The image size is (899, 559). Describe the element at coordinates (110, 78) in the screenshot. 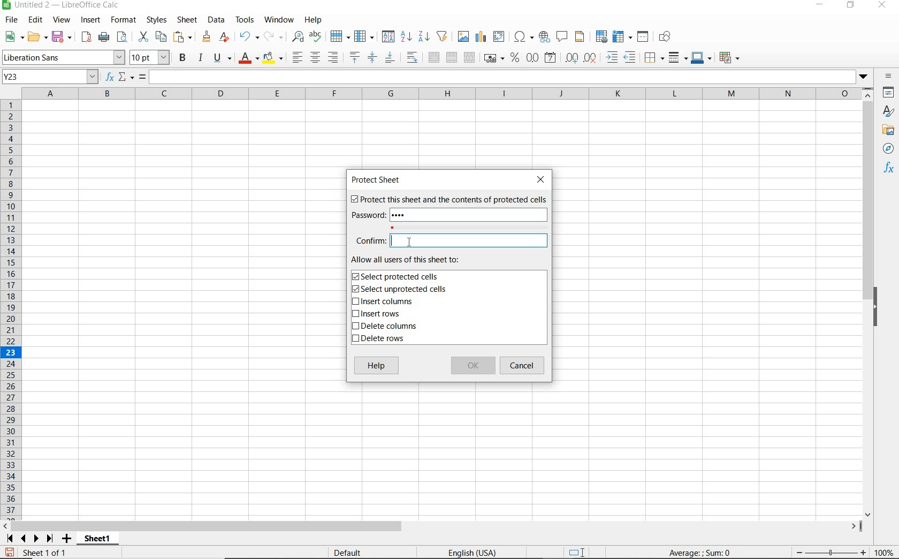

I see `FUNCTION WIZARD` at that location.